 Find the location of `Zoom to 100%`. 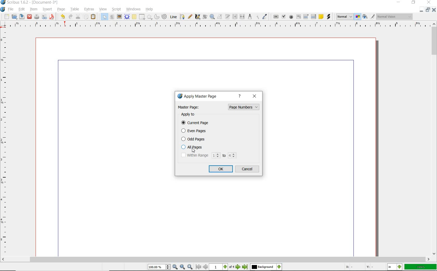

Zoom to 100% is located at coordinates (183, 267).